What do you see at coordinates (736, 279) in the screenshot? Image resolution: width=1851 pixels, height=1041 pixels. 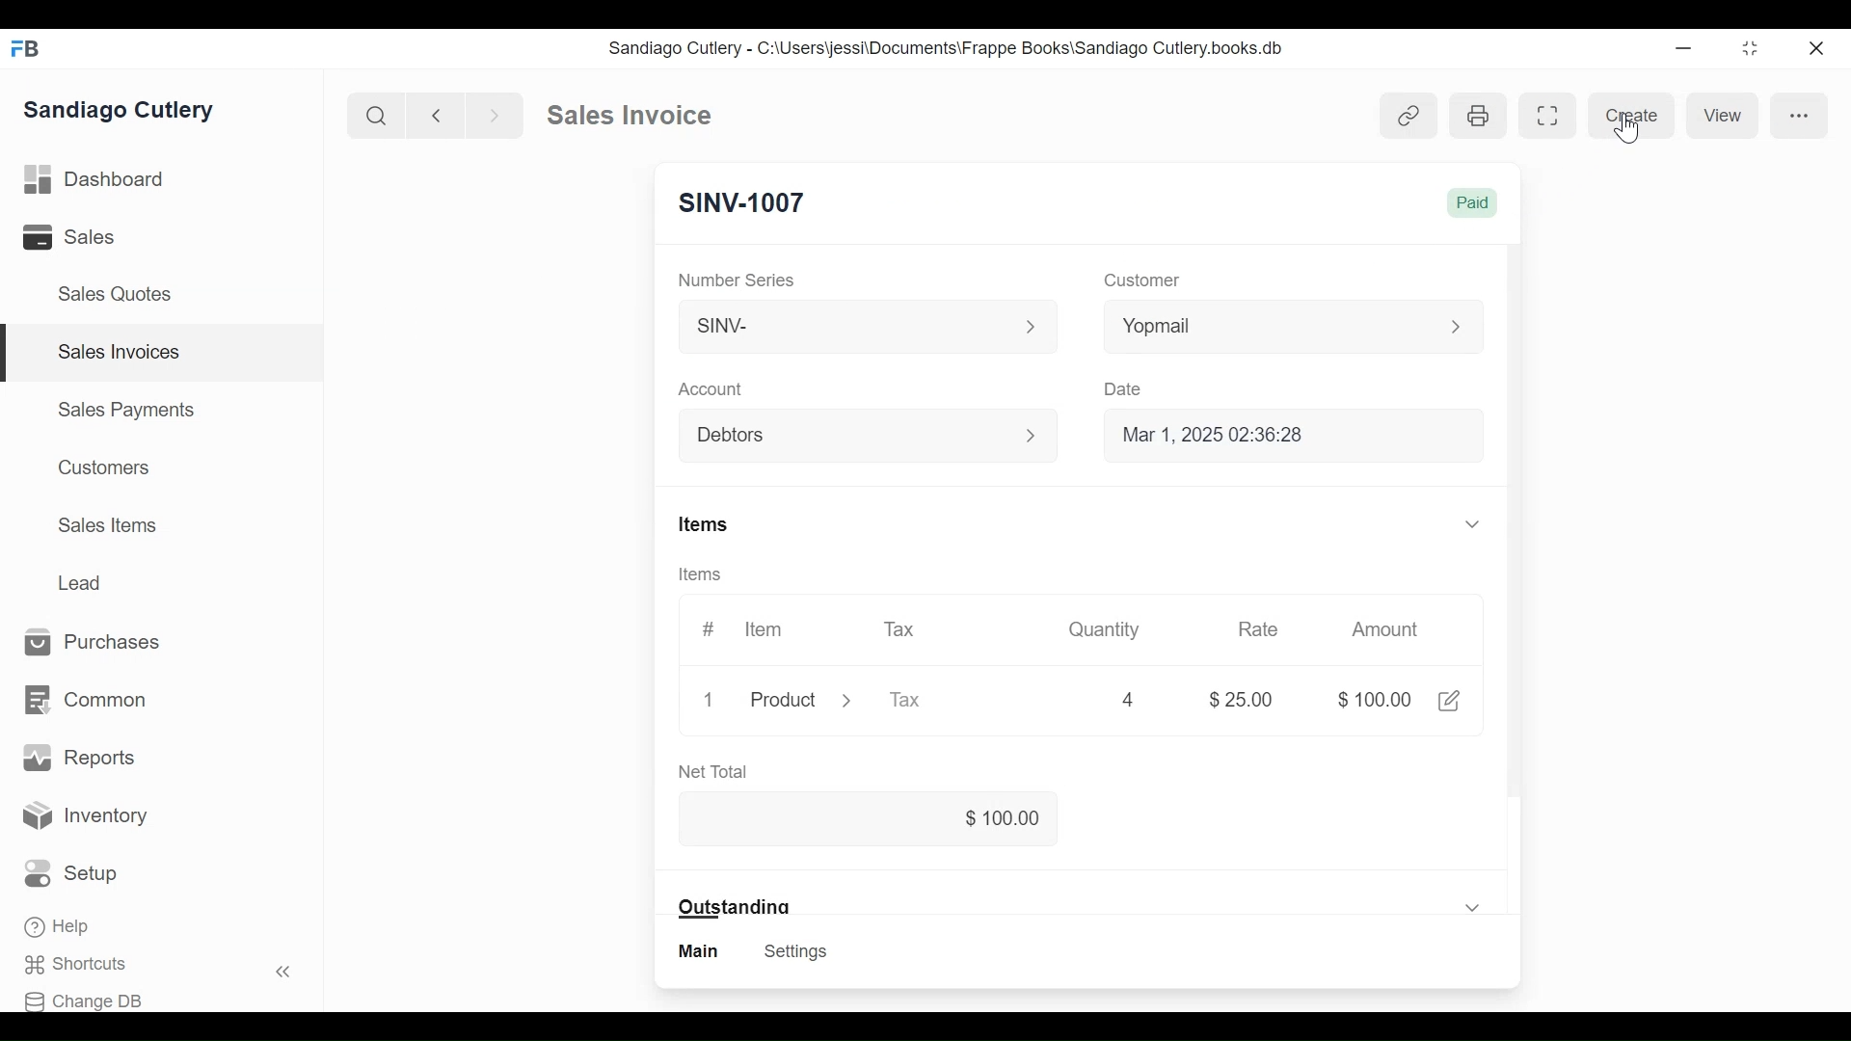 I see `Number Series` at bounding box center [736, 279].